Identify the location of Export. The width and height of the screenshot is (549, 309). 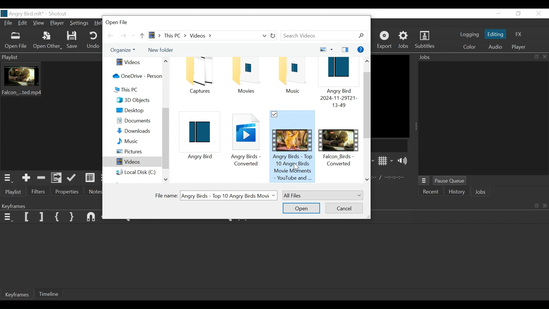
(386, 40).